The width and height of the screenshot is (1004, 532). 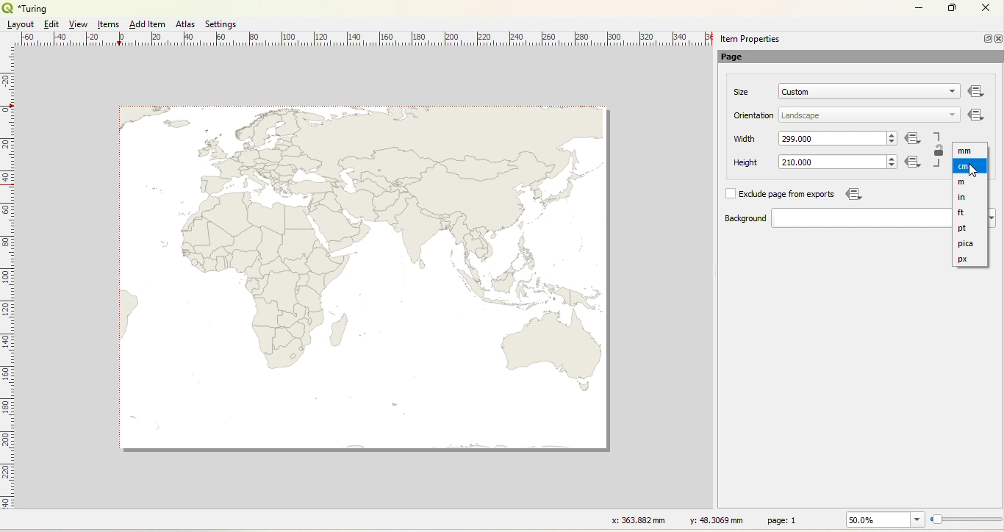 What do you see at coordinates (796, 92) in the screenshot?
I see `custom` at bounding box center [796, 92].